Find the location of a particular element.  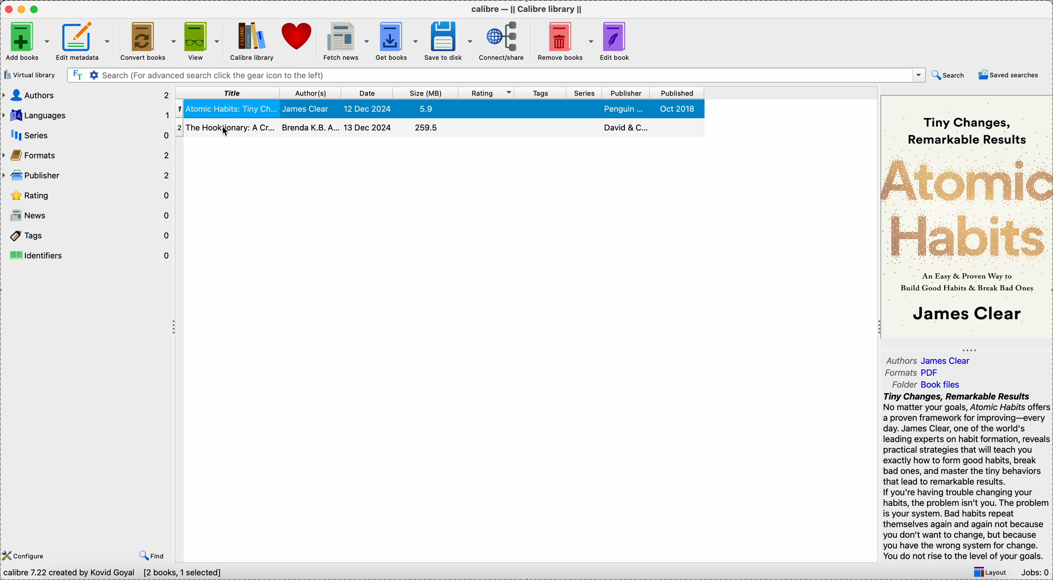

author(s) is located at coordinates (313, 93).